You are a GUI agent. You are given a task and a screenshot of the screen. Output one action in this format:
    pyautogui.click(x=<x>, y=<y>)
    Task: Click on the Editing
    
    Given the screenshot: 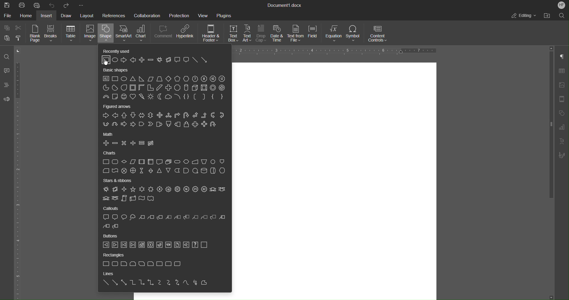 What is the action you would take?
    pyautogui.click(x=524, y=16)
    